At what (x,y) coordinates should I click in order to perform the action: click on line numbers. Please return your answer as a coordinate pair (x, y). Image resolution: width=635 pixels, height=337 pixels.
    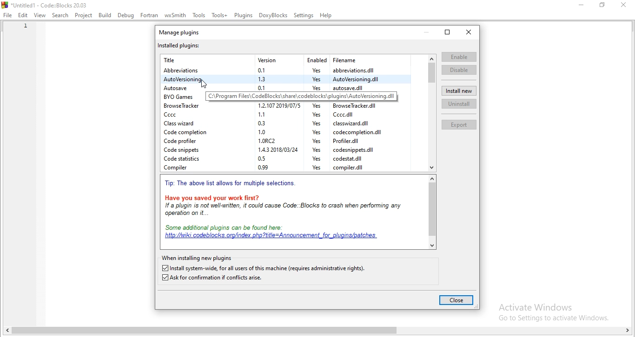
    Looking at the image, I should click on (24, 34).